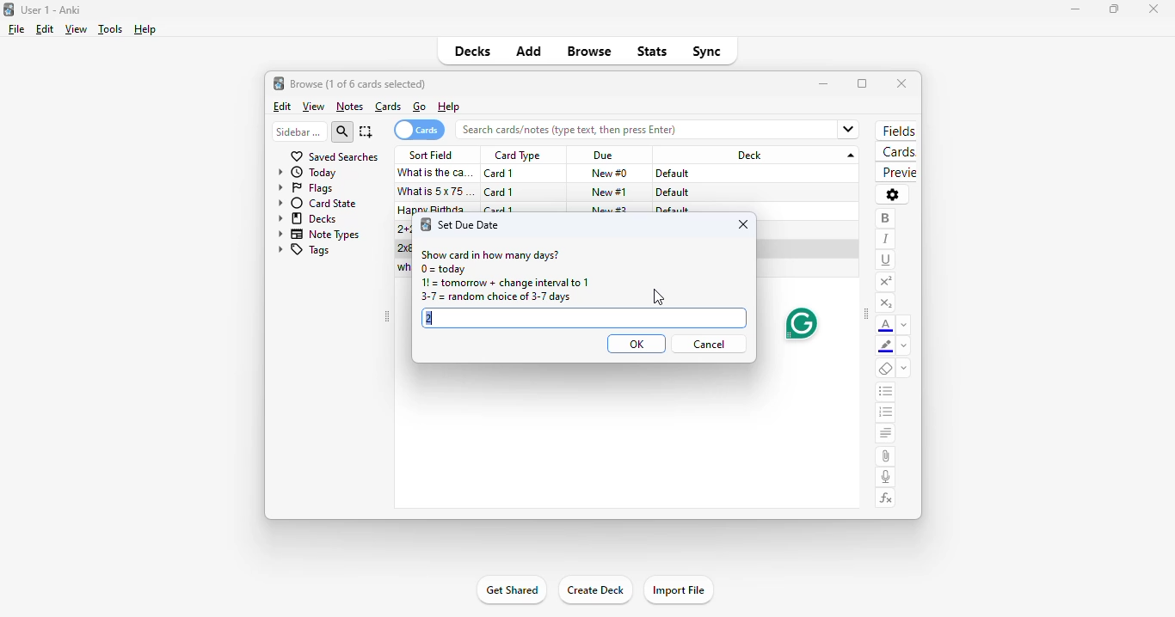 The height and width of the screenshot is (617, 1175). I want to click on help, so click(145, 29).